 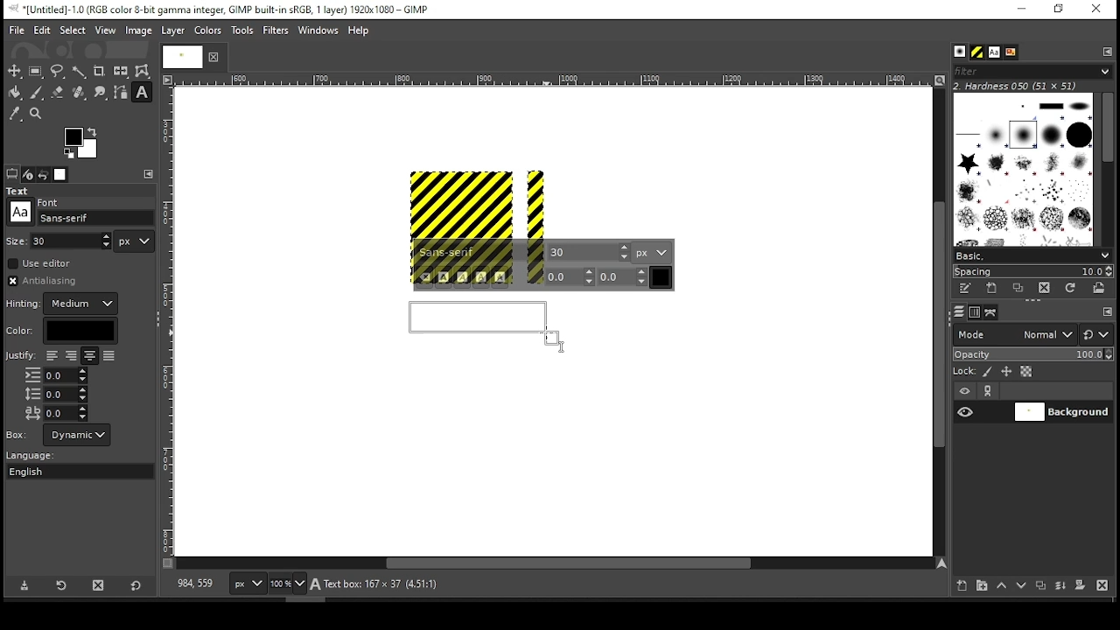 What do you see at coordinates (77, 435) in the screenshot?
I see `box ` at bounding box center [77, 435].